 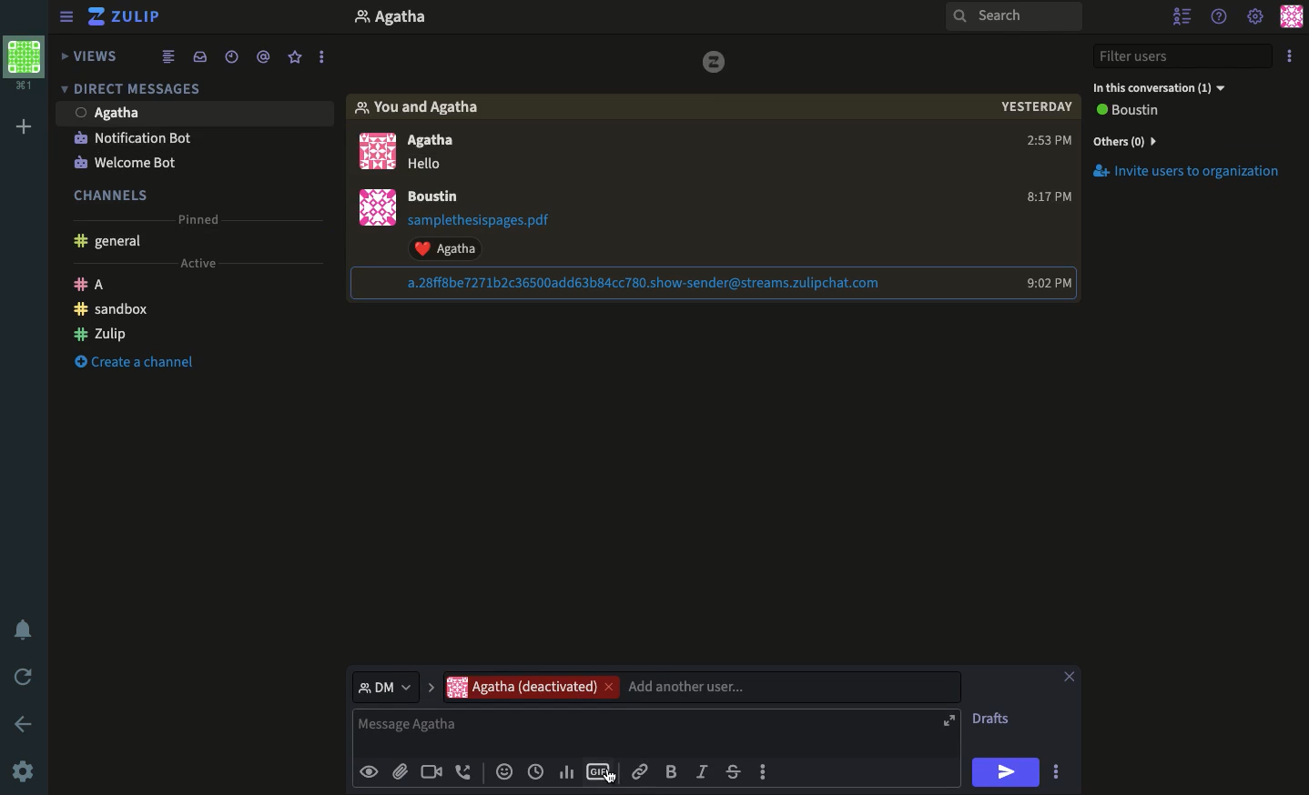 I want to click on Bold, so click(x=672, y=770).